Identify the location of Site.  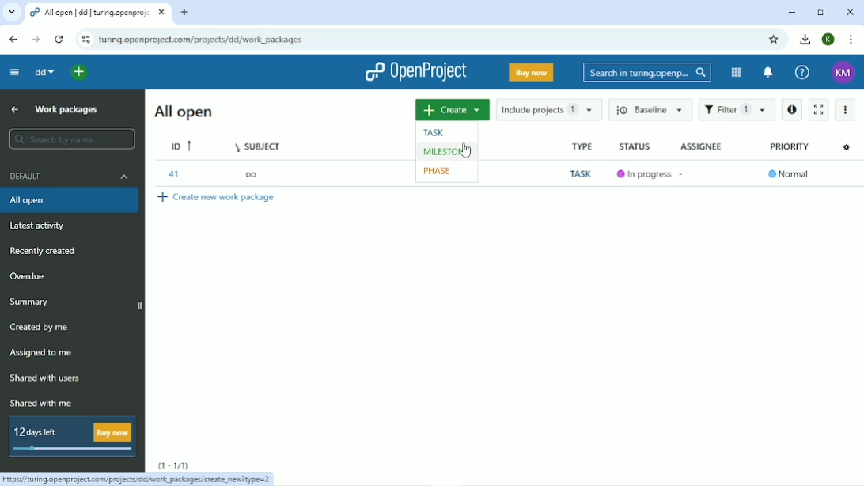
(201, 40).